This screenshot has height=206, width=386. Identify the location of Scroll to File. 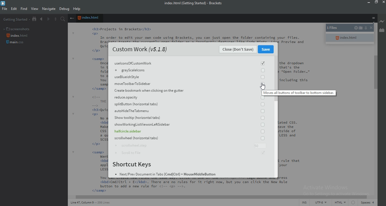
(192, 154).